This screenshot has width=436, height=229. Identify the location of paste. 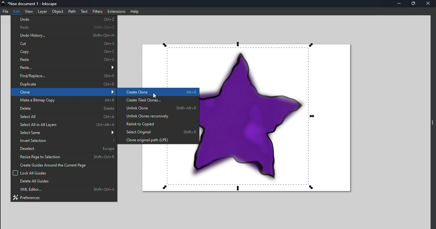
(64, 67).